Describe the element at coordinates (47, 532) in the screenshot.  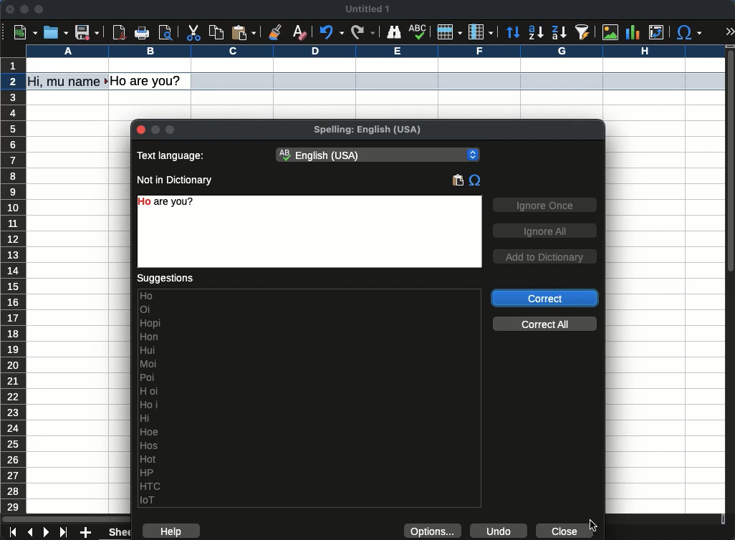
I see `next sheet` at that location.